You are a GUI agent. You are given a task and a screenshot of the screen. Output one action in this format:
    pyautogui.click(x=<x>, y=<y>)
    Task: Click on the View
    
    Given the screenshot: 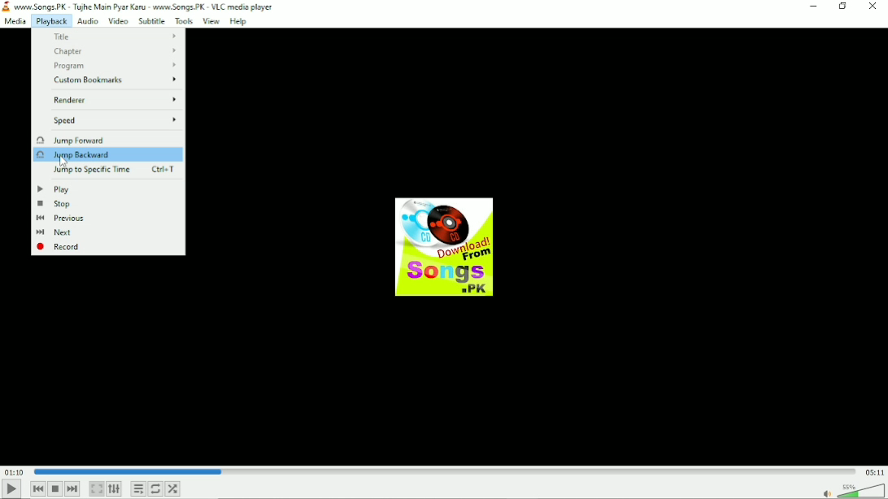 What is the action you would take?
    pyautogui.click(x=211, y=21)
    